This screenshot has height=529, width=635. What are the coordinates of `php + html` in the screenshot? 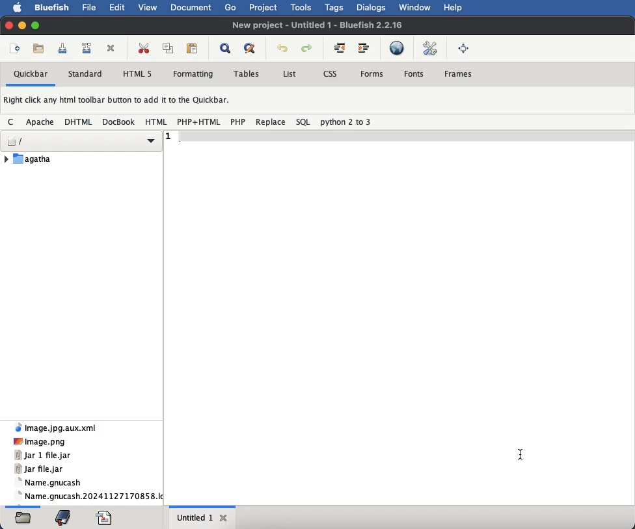 It's located at (199, 122).